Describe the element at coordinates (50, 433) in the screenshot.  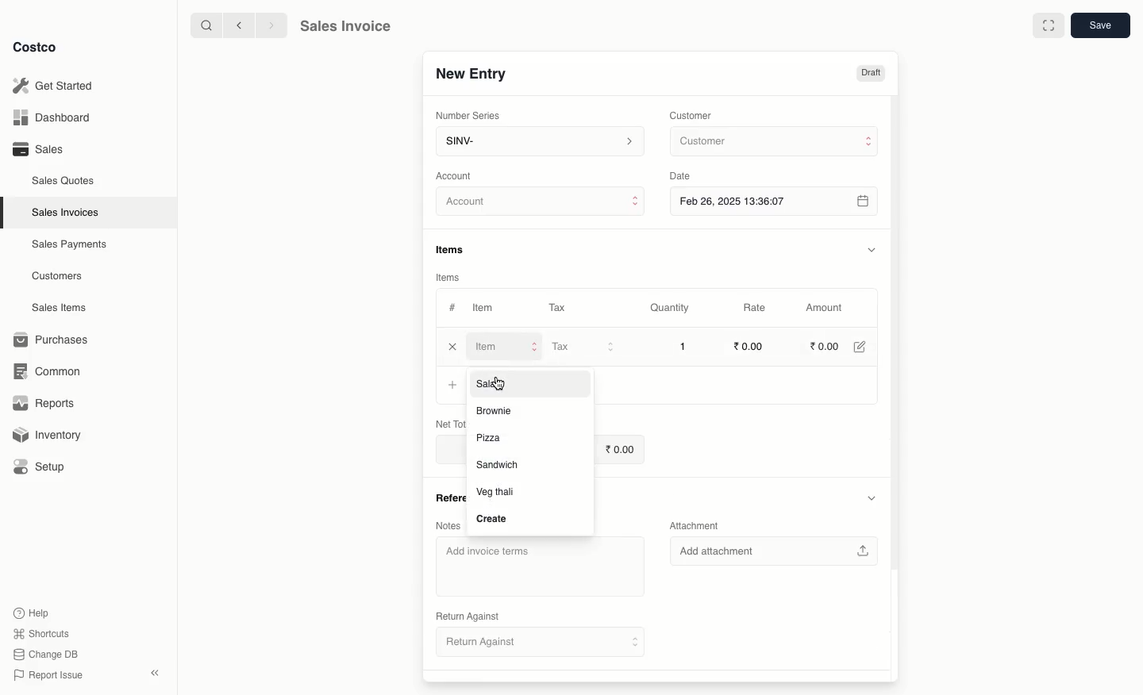
I see `Inventory` at that location.